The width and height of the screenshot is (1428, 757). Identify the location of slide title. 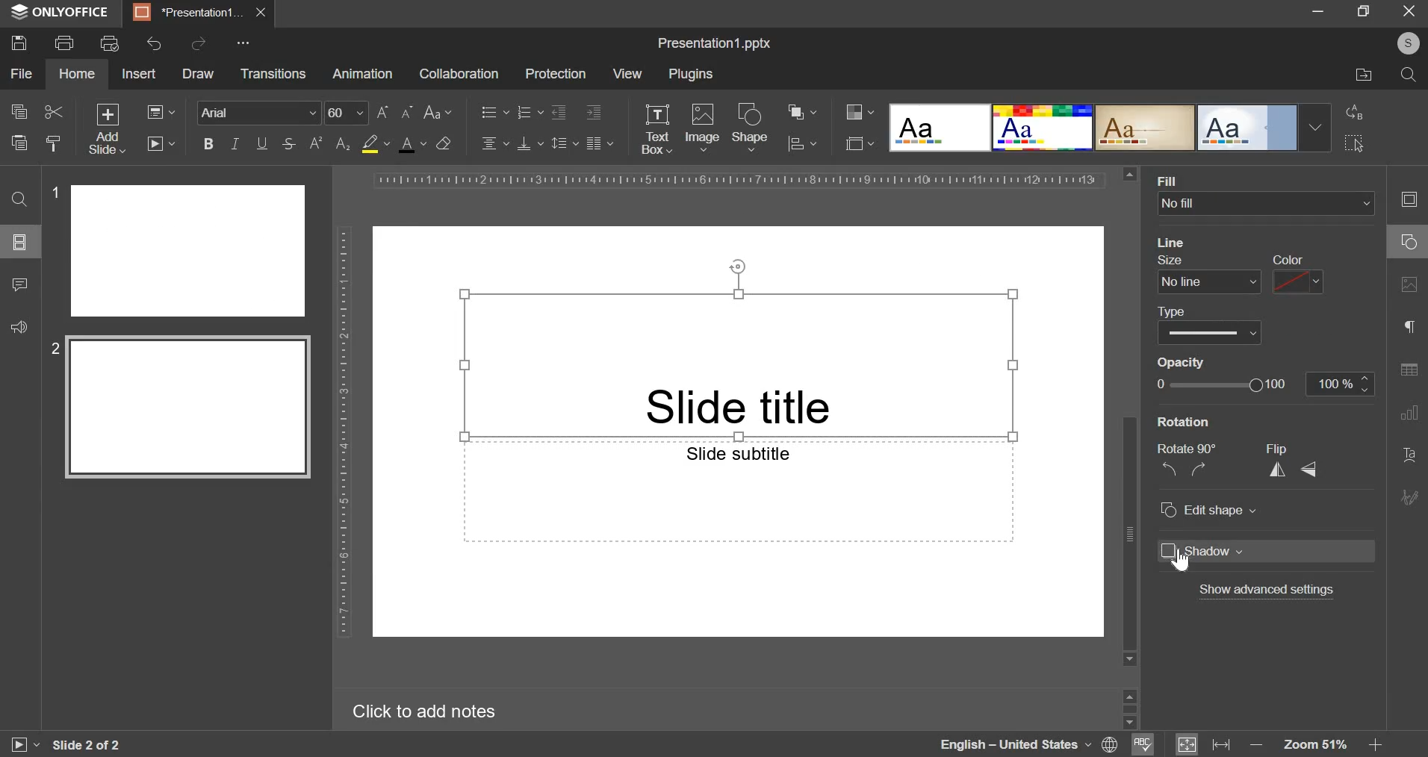
(738, 364).